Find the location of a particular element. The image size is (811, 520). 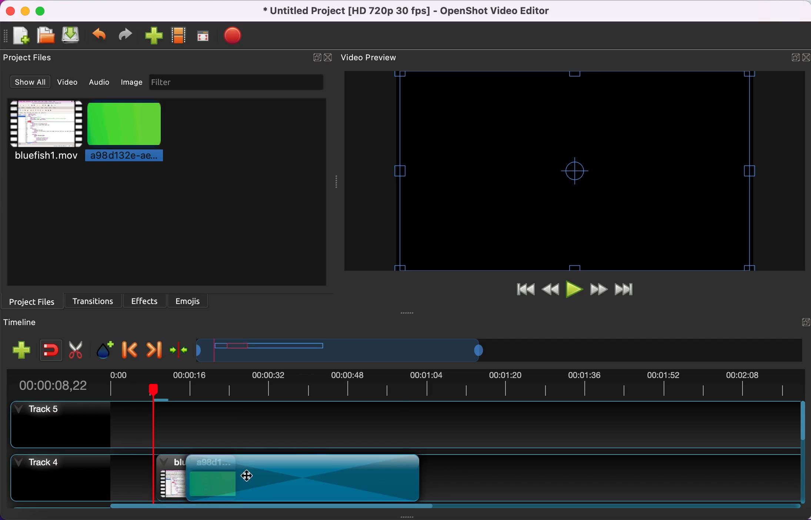

fast forward is located at coordinates (601, 291).